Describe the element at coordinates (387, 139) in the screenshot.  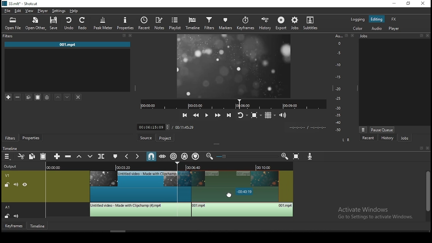
I see `history` at that location.